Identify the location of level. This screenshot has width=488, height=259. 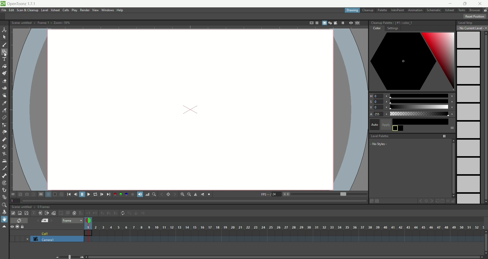
(45, 10).